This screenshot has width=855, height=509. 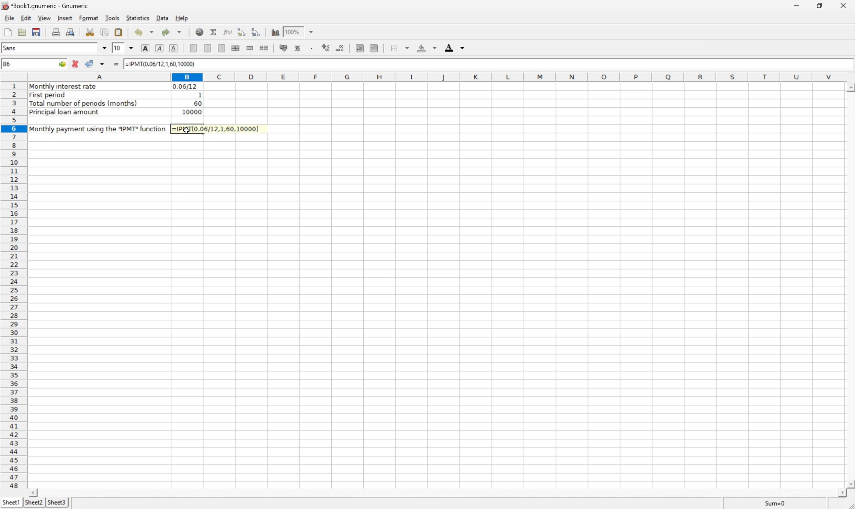 What do you see at coordinates (35, 492) in the screenshot?
I see `Scroll Left` at bounding box center [35, 492].